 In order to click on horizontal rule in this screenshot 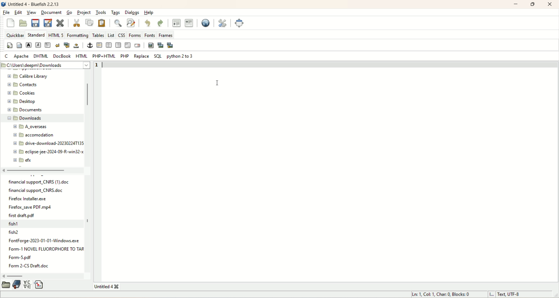, I will do `click(99, 45)`.